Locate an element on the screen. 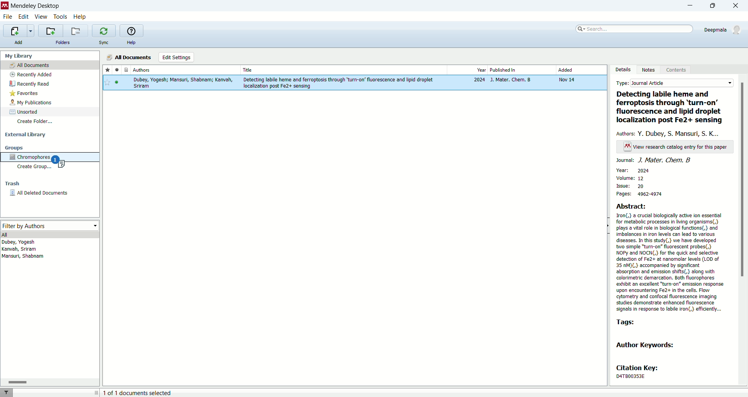 This screenshot has height=397, width=748. issue: 20 is located at coordinates (632, 186).